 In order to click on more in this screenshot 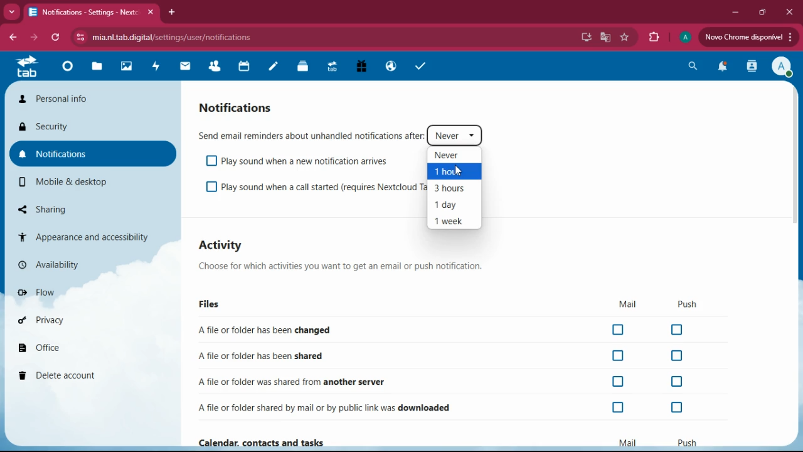, I will do `click(11, 13)`.